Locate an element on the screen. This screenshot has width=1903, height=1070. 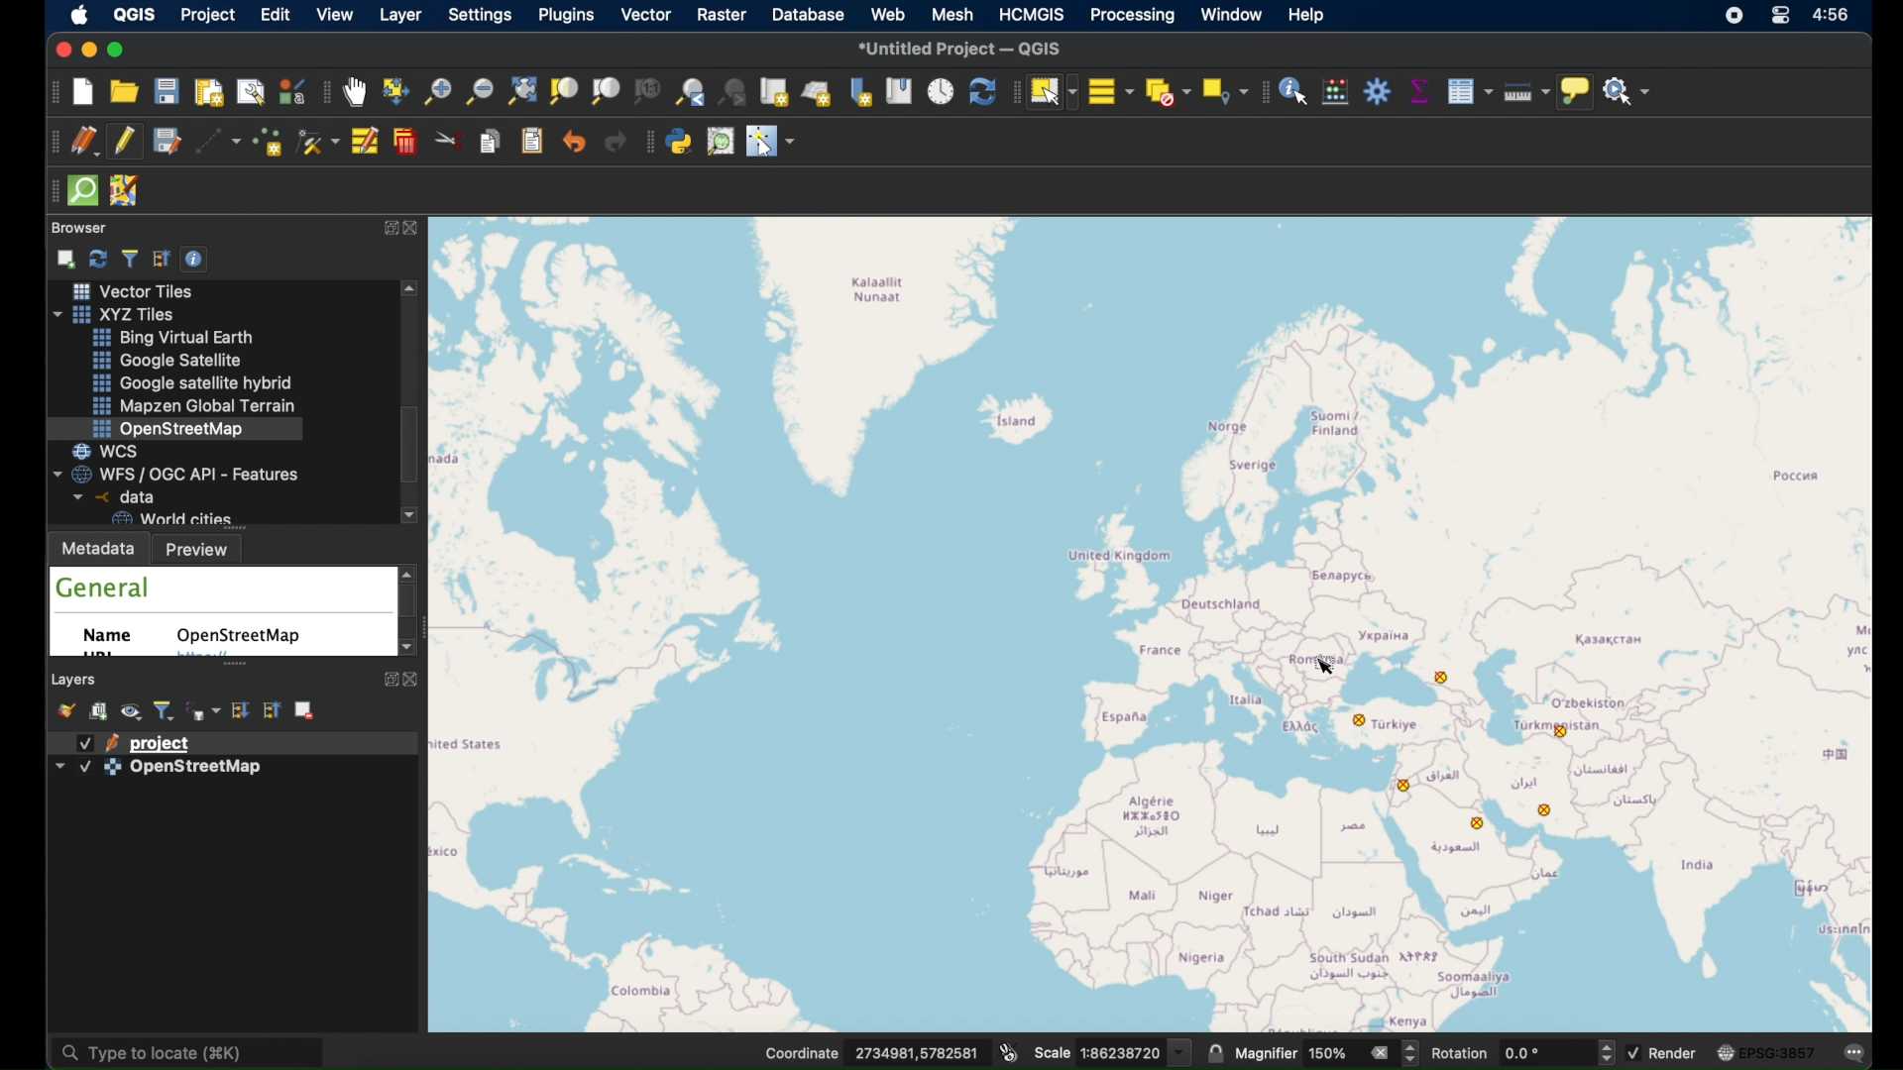
openstreetmap is located at coordinates (243, 636).